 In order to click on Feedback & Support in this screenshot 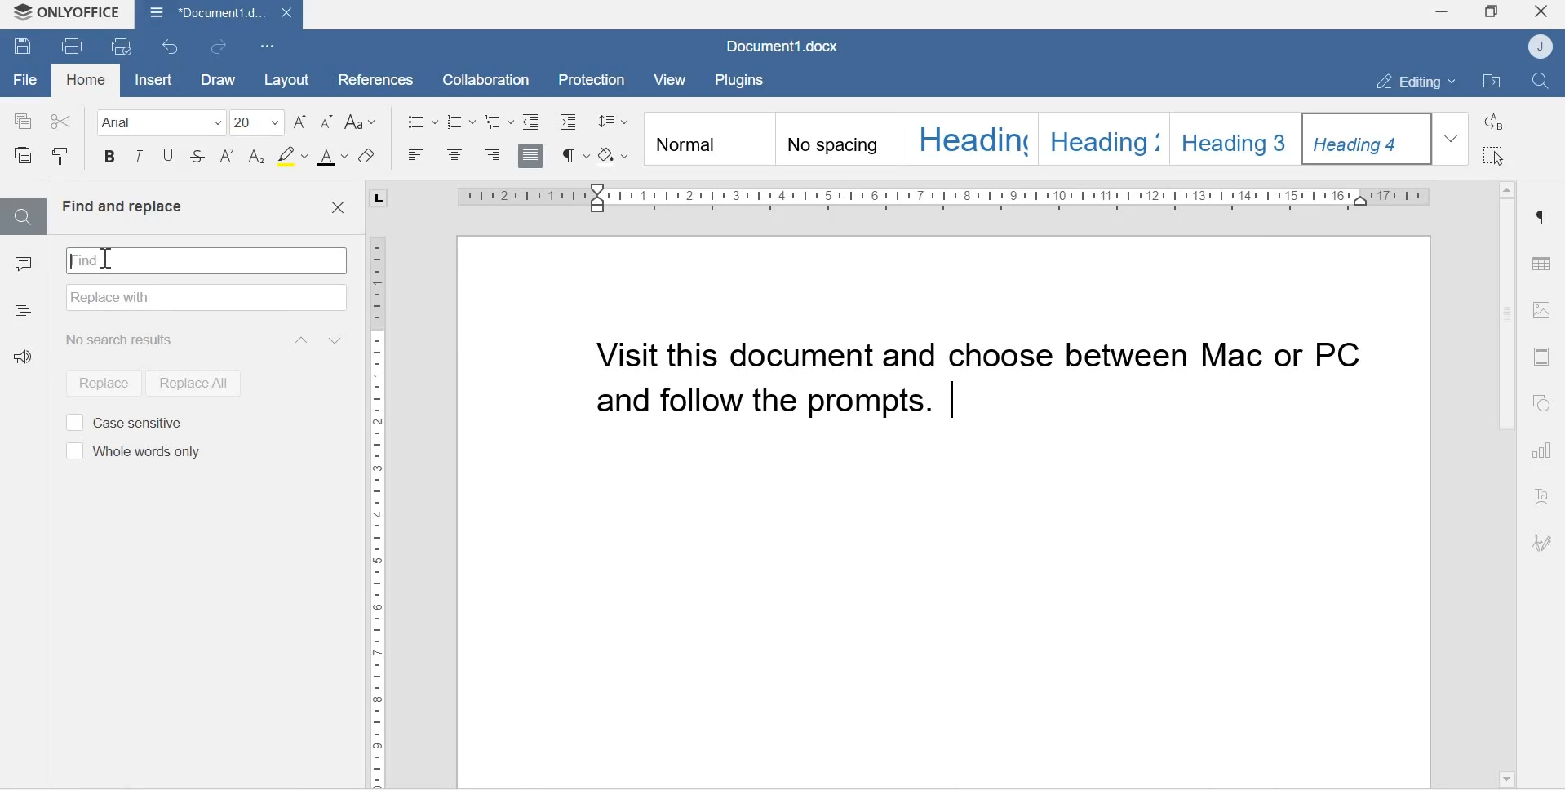, I will do `click(27, 363)`.